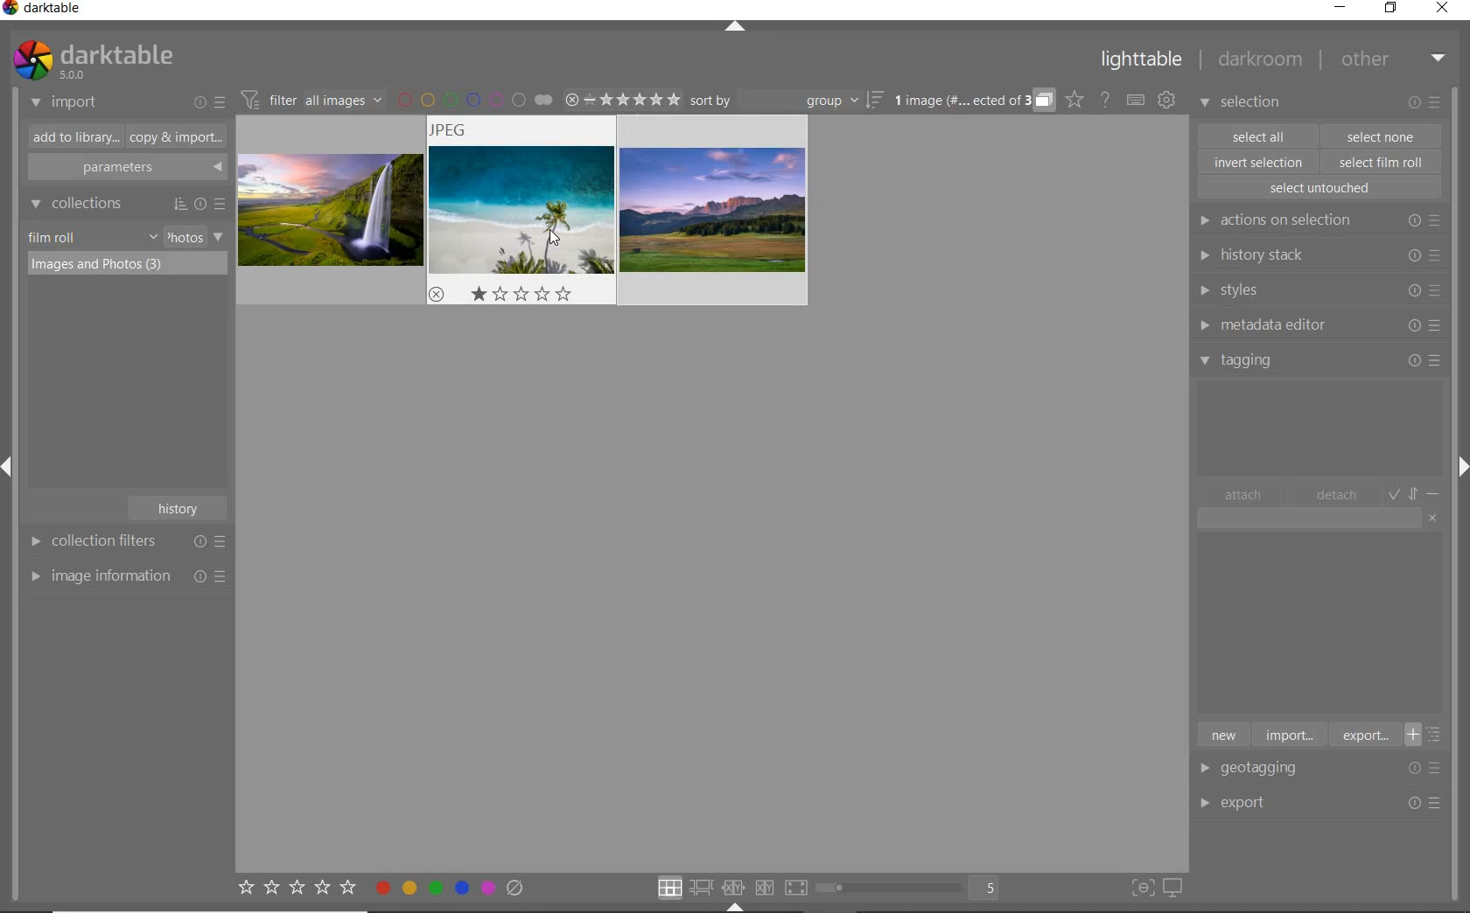  Describe the element at coordinates (913, 889) in the screenshot. I see `toggle view` at that location.